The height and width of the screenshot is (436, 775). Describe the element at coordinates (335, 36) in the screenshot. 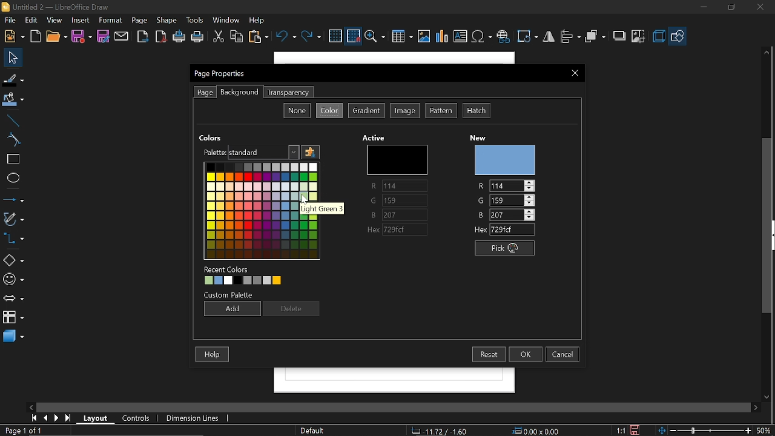

I see `grid` at that location.